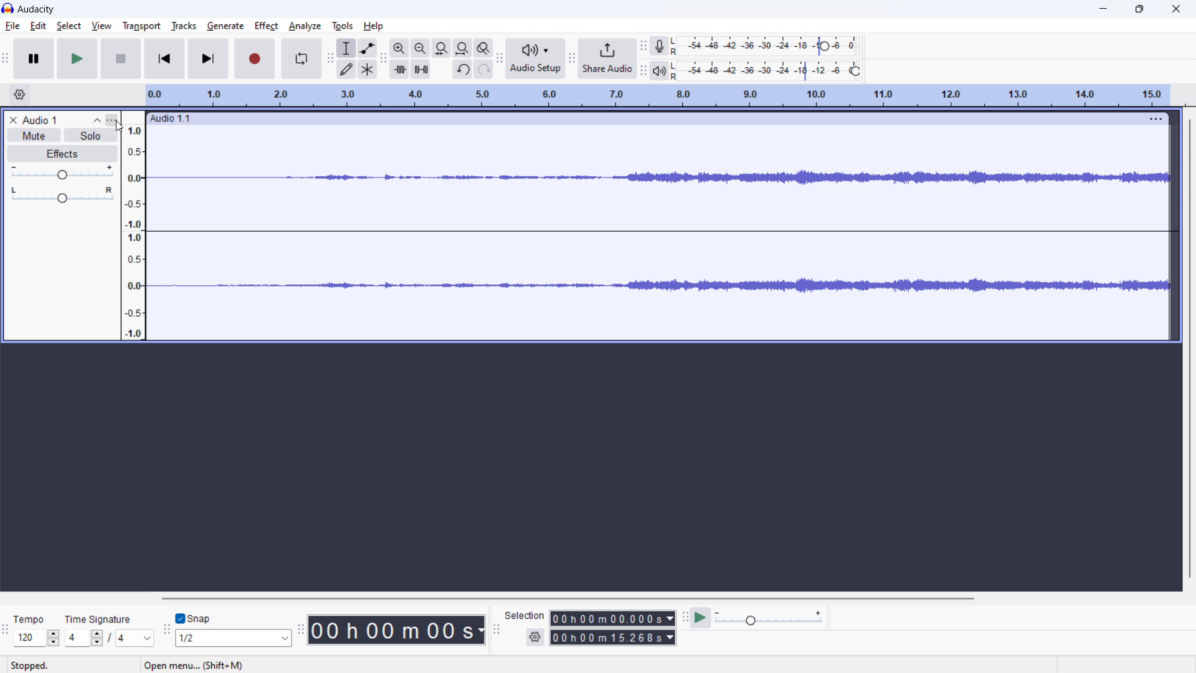 This screenshot has width=1196, height=673. Describe the element at coordinates (301, 631) in the screenshot. I see `time toolbar` at that location.